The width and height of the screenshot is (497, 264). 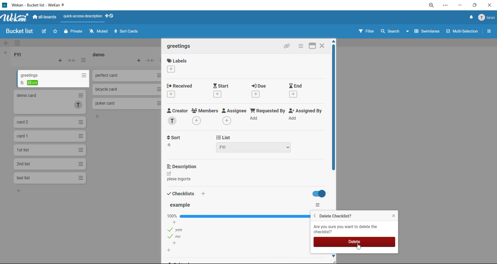 I want to click on swimlanes, so click(x=429, y=33).